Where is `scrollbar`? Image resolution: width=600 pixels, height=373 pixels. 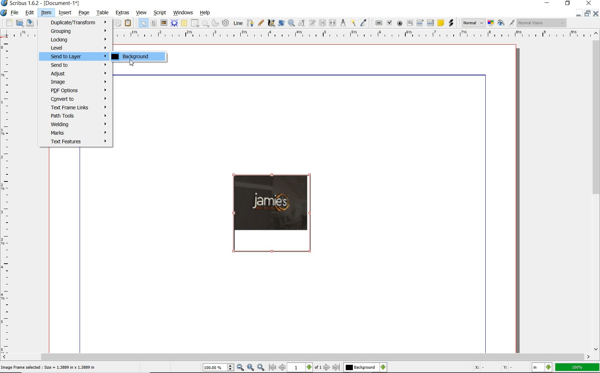
scrollbar is located at coordinates (596, 191).